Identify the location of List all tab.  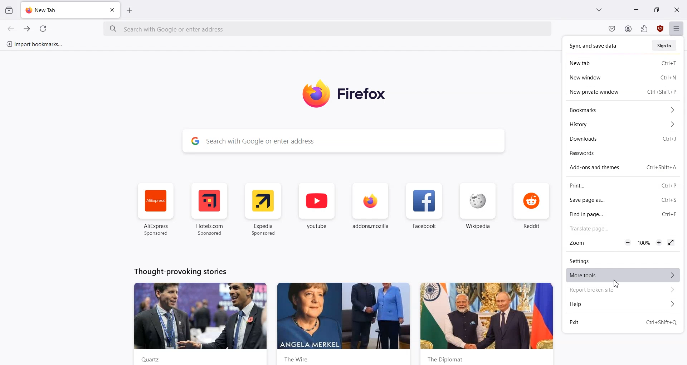
(599, 9).